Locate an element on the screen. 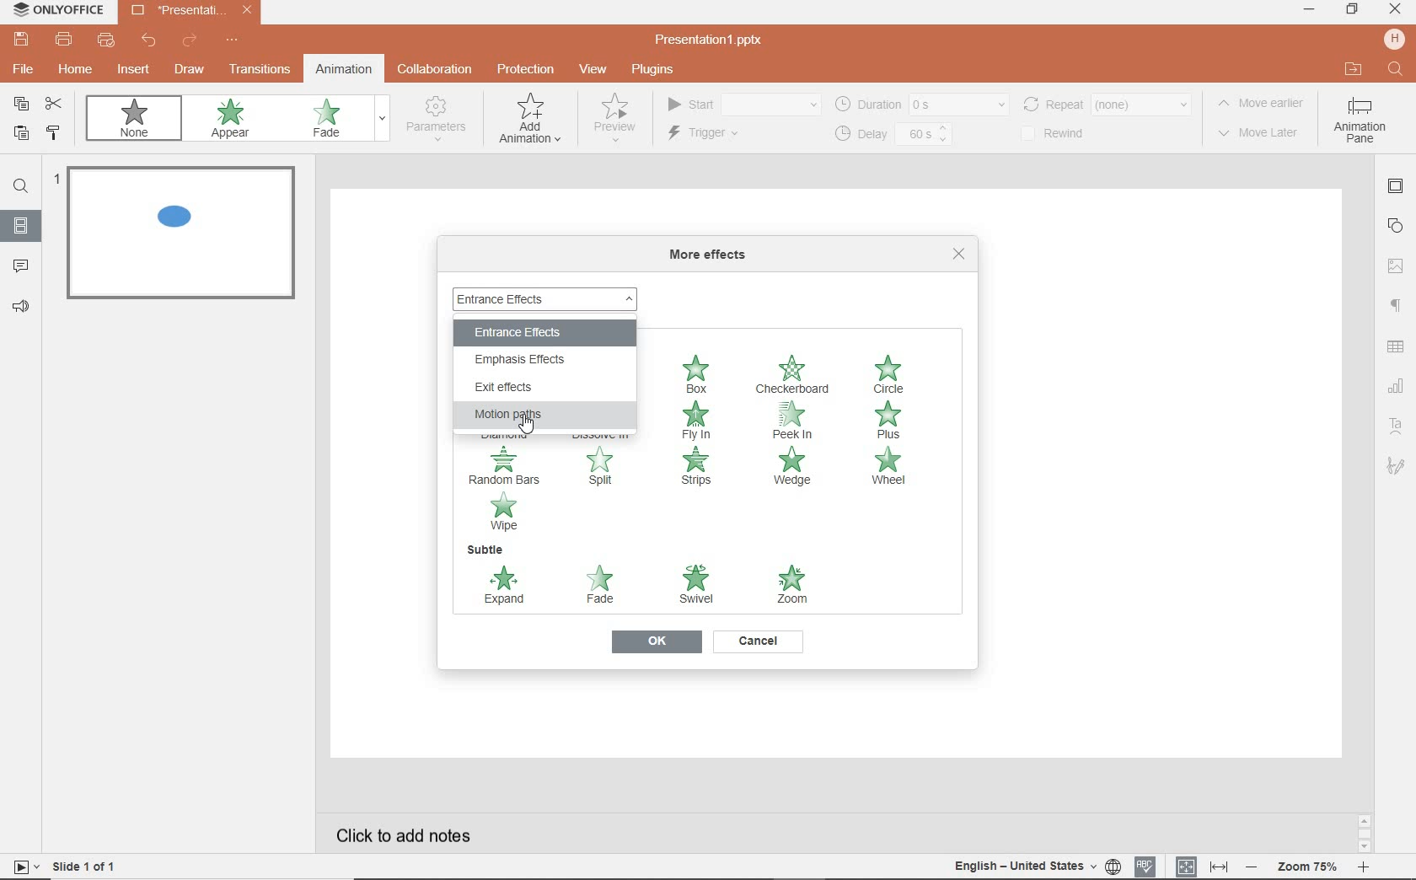 Image resolution: width=1416 pixels, height=880 pixels. BOX is located at coordinates (697, 372).